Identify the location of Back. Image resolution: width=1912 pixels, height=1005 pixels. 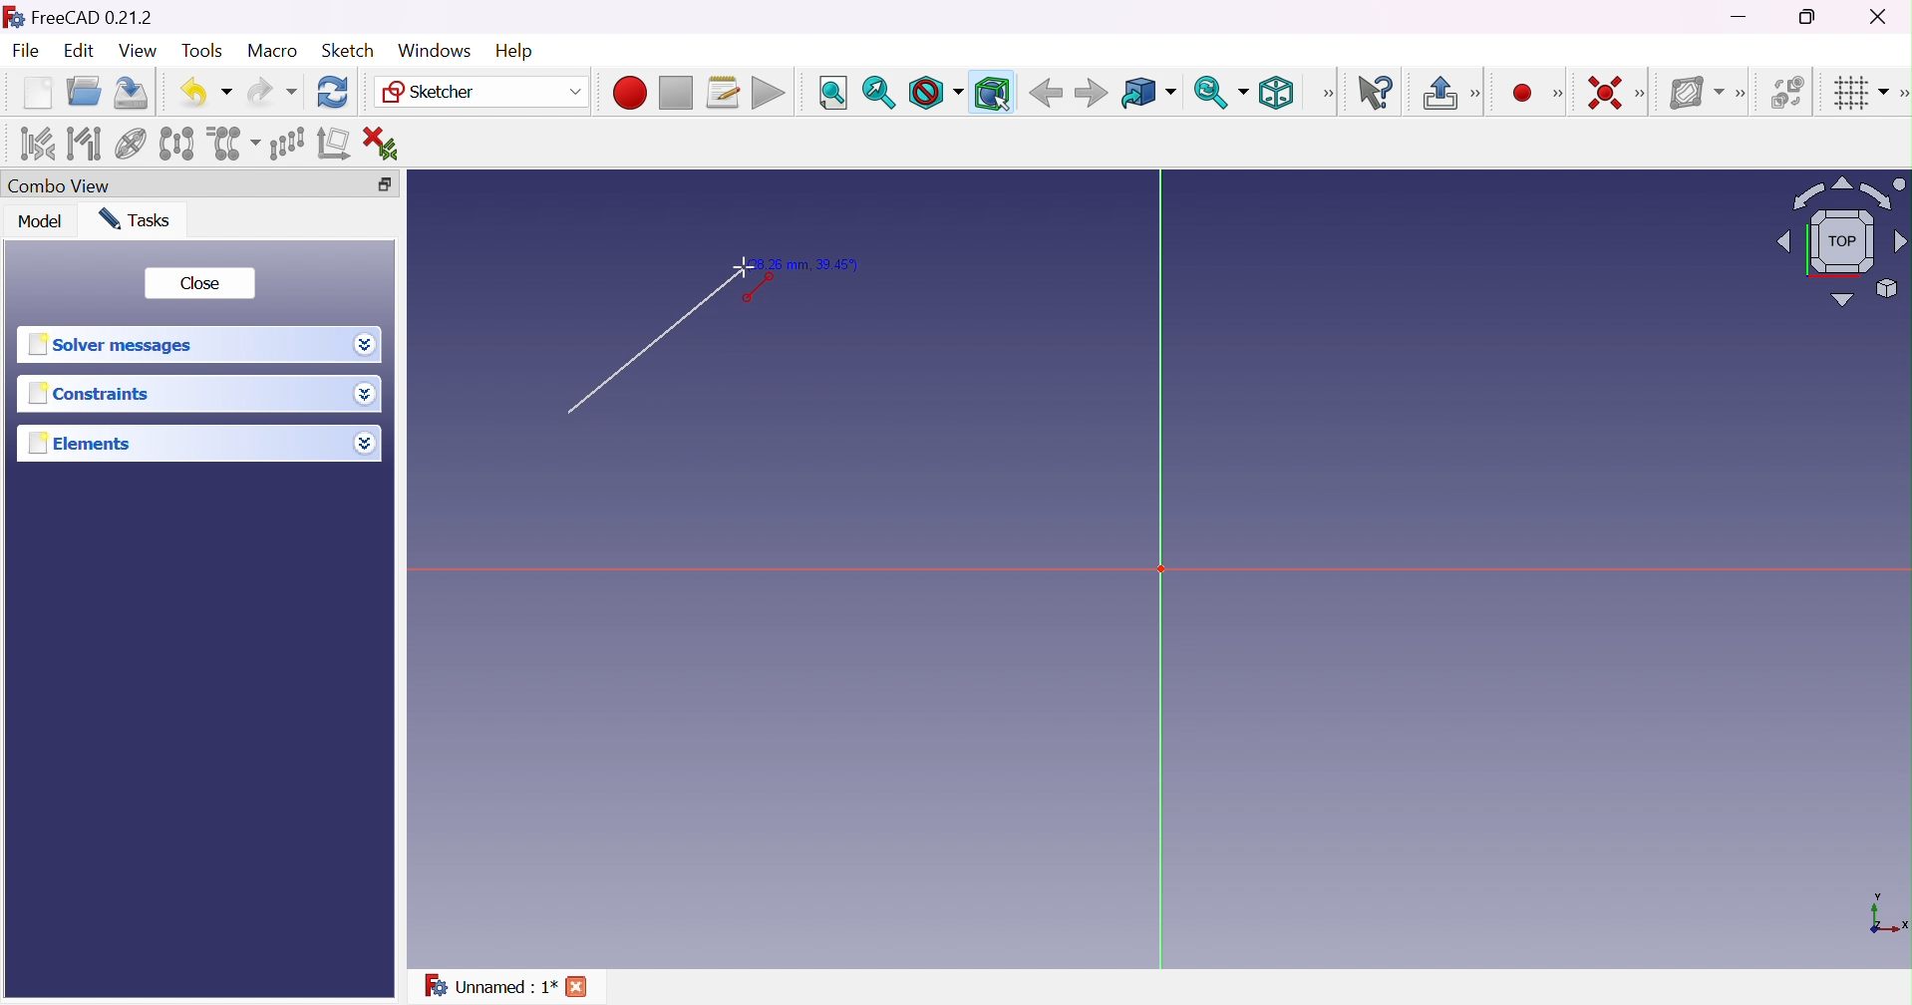
(1046, 94).